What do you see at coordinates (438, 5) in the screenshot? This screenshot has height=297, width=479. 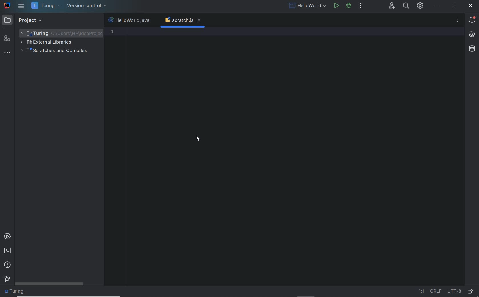 I see `MINIMIZE` at bounding box center [438, 5].